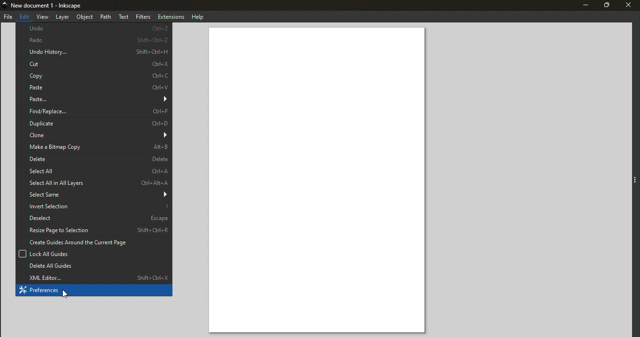  Describe the element at coordinates (93, 52) in the screenshot. I see `Undo history` at that location.